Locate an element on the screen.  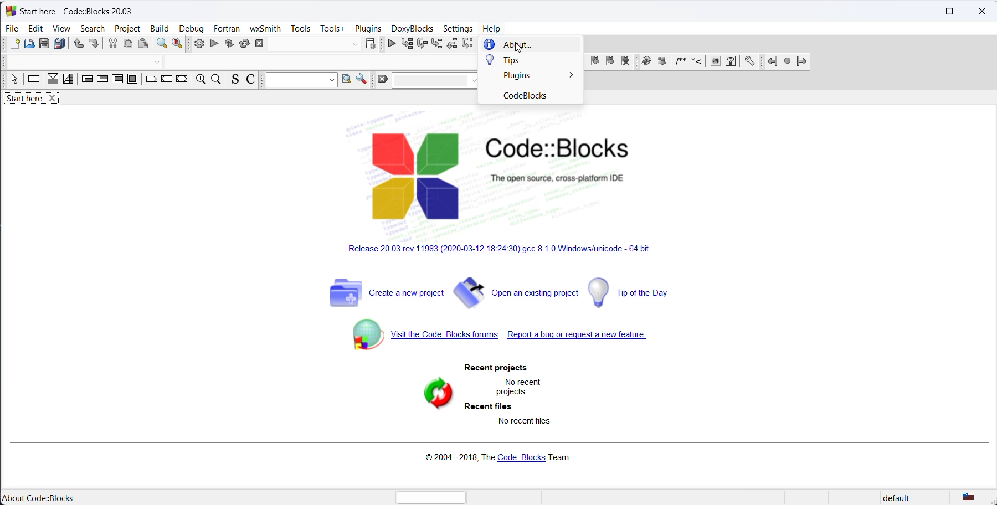
open file is located at coordinates (28, 47).